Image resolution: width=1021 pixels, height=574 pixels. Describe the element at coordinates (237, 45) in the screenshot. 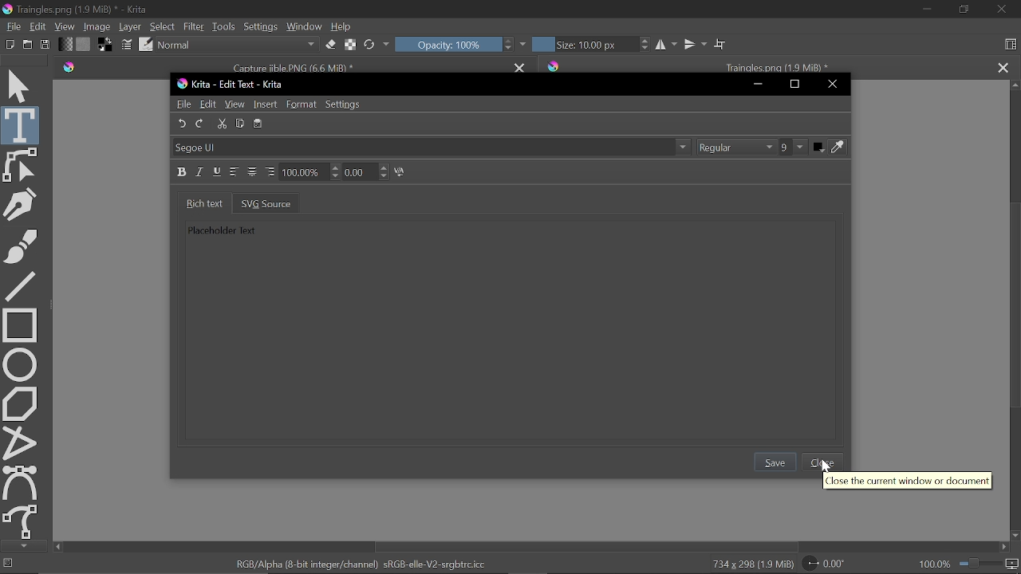

I see `Blending` at that location.